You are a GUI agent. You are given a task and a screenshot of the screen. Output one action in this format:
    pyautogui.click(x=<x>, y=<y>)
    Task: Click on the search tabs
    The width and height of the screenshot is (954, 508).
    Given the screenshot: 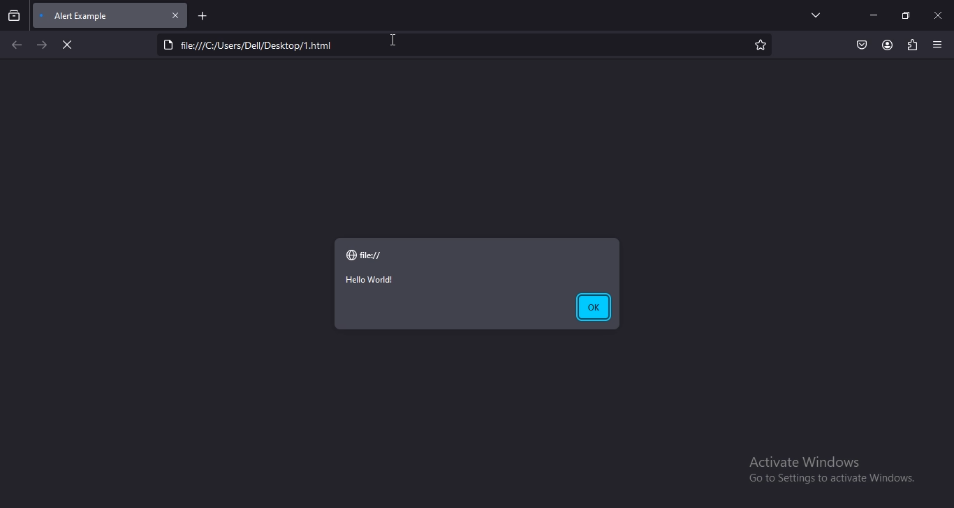 What is the action you would take?
    pyautogui.click(x=14, y=17)
    